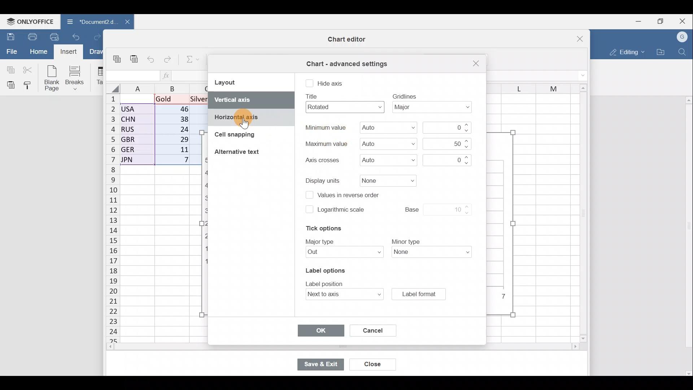  I want to click on Label options, so click(324, 269).